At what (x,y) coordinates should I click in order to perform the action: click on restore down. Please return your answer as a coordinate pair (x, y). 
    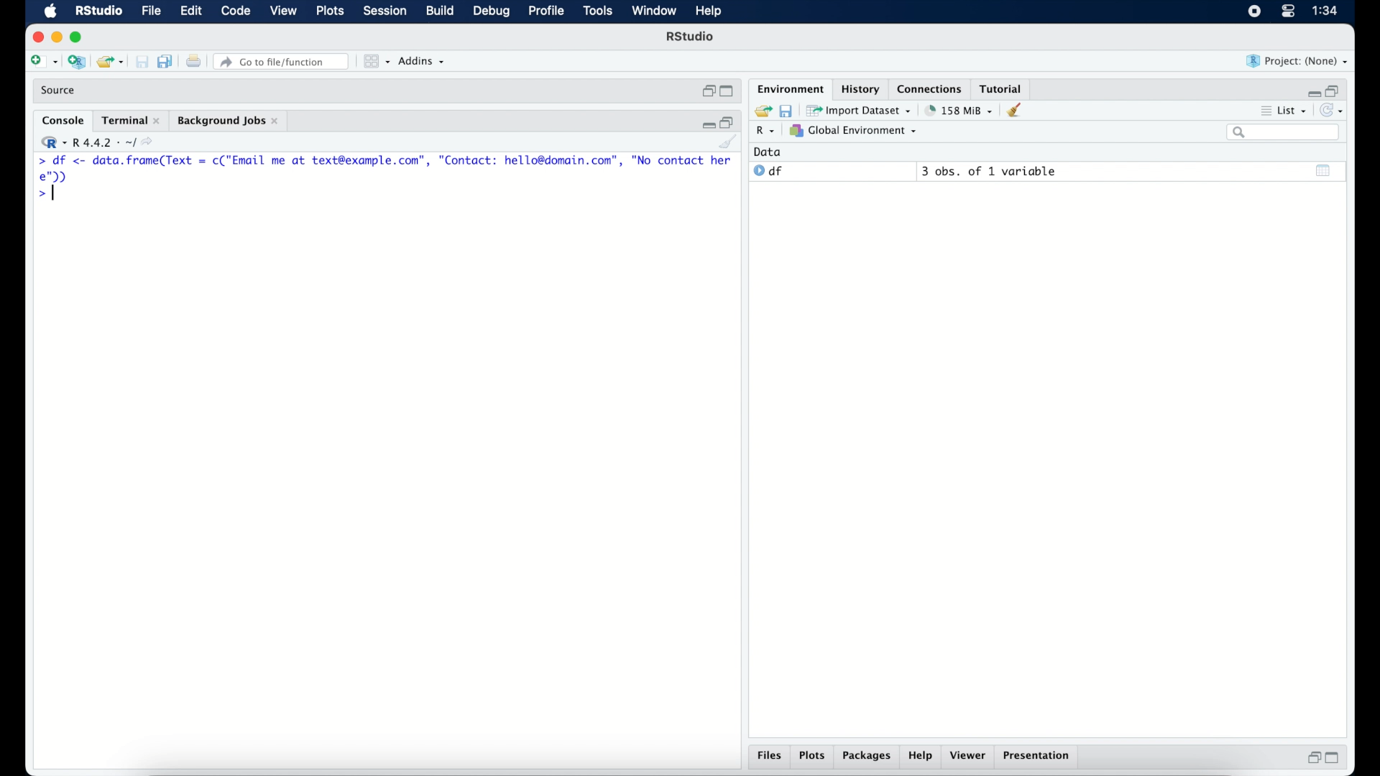
    Looking at the image, I should click on (730, 122).